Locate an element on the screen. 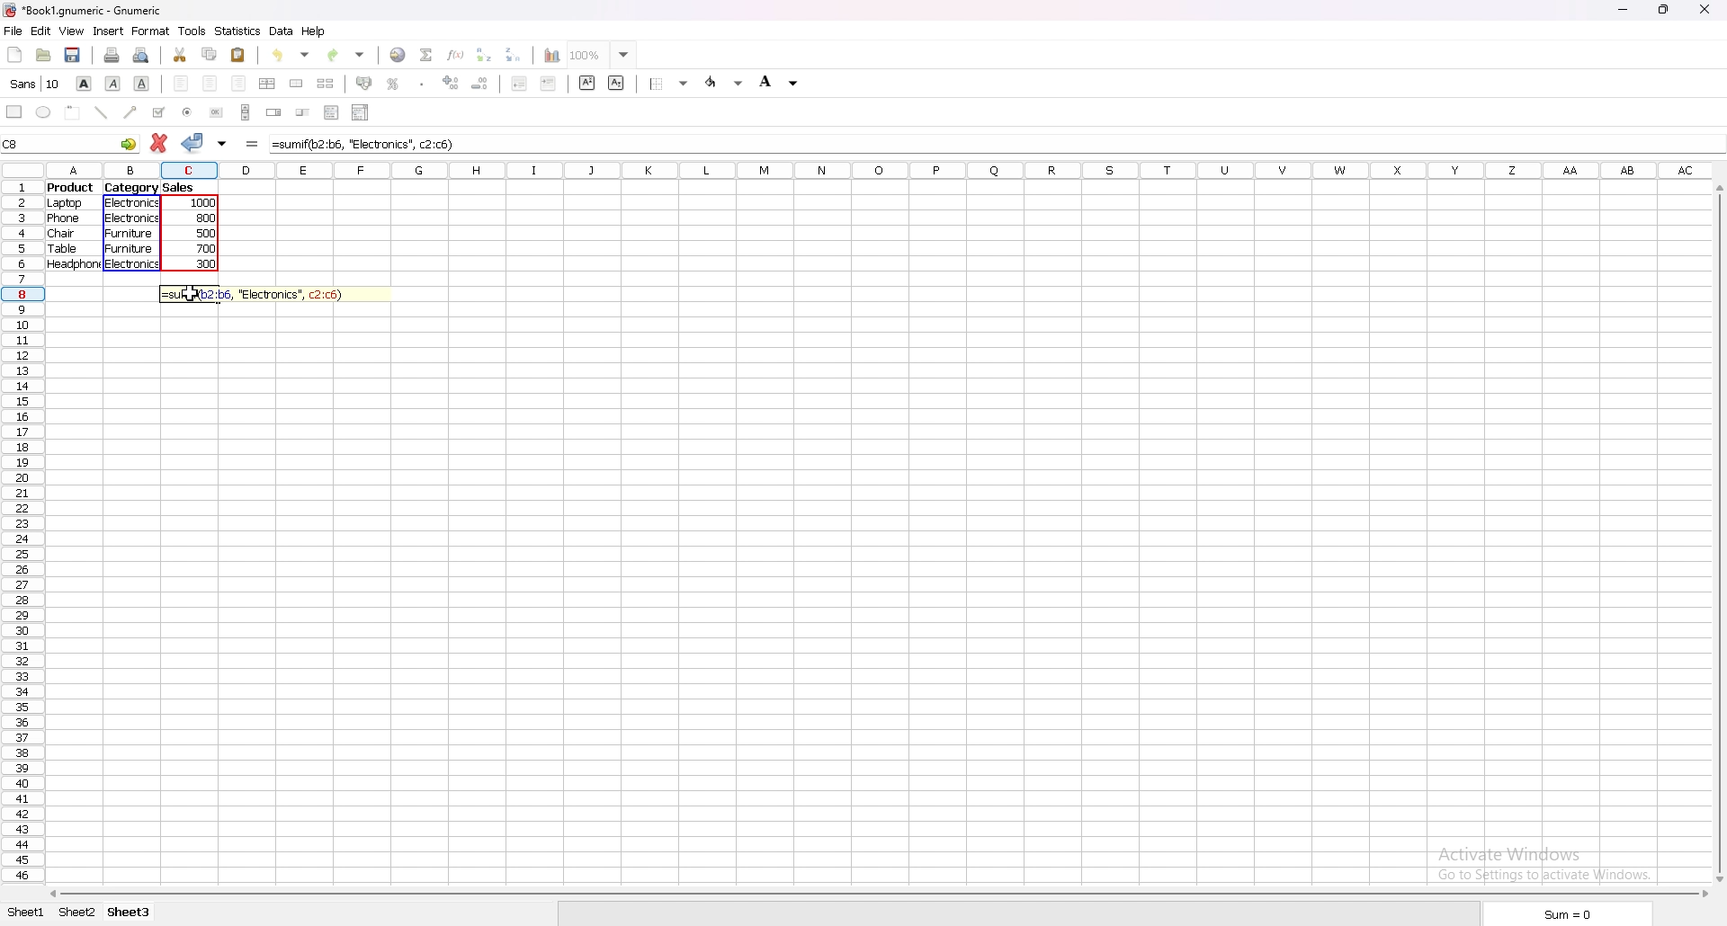 Image resolution: width=1727 pixels, height=926 pixels. file name is located at coordinates (84, 11).